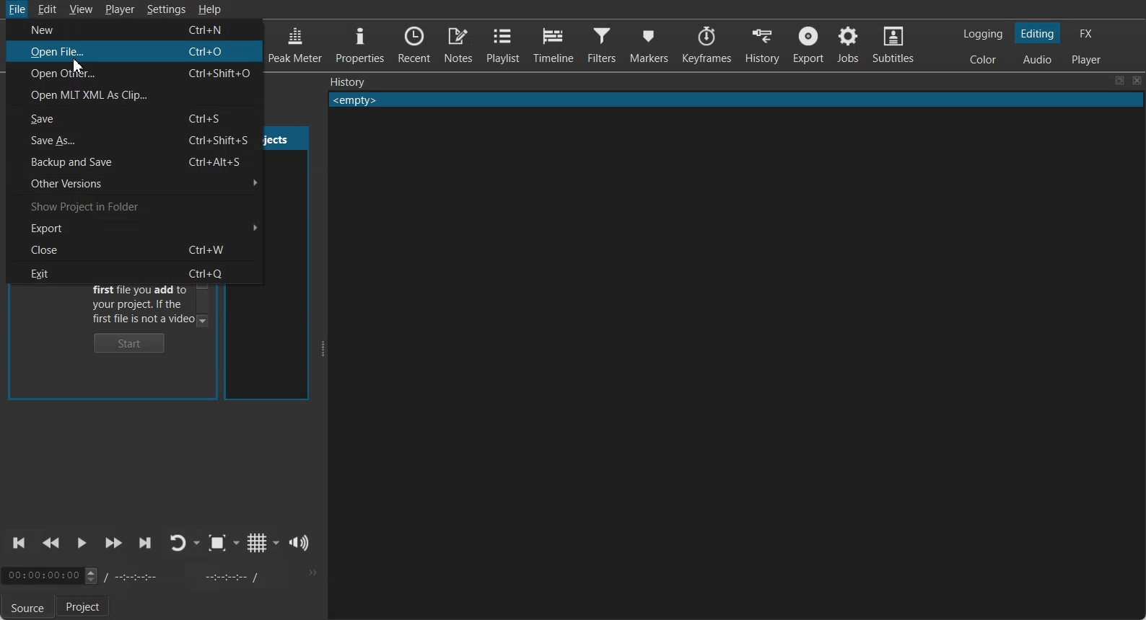  I want to click on Text, so click(348, 81).